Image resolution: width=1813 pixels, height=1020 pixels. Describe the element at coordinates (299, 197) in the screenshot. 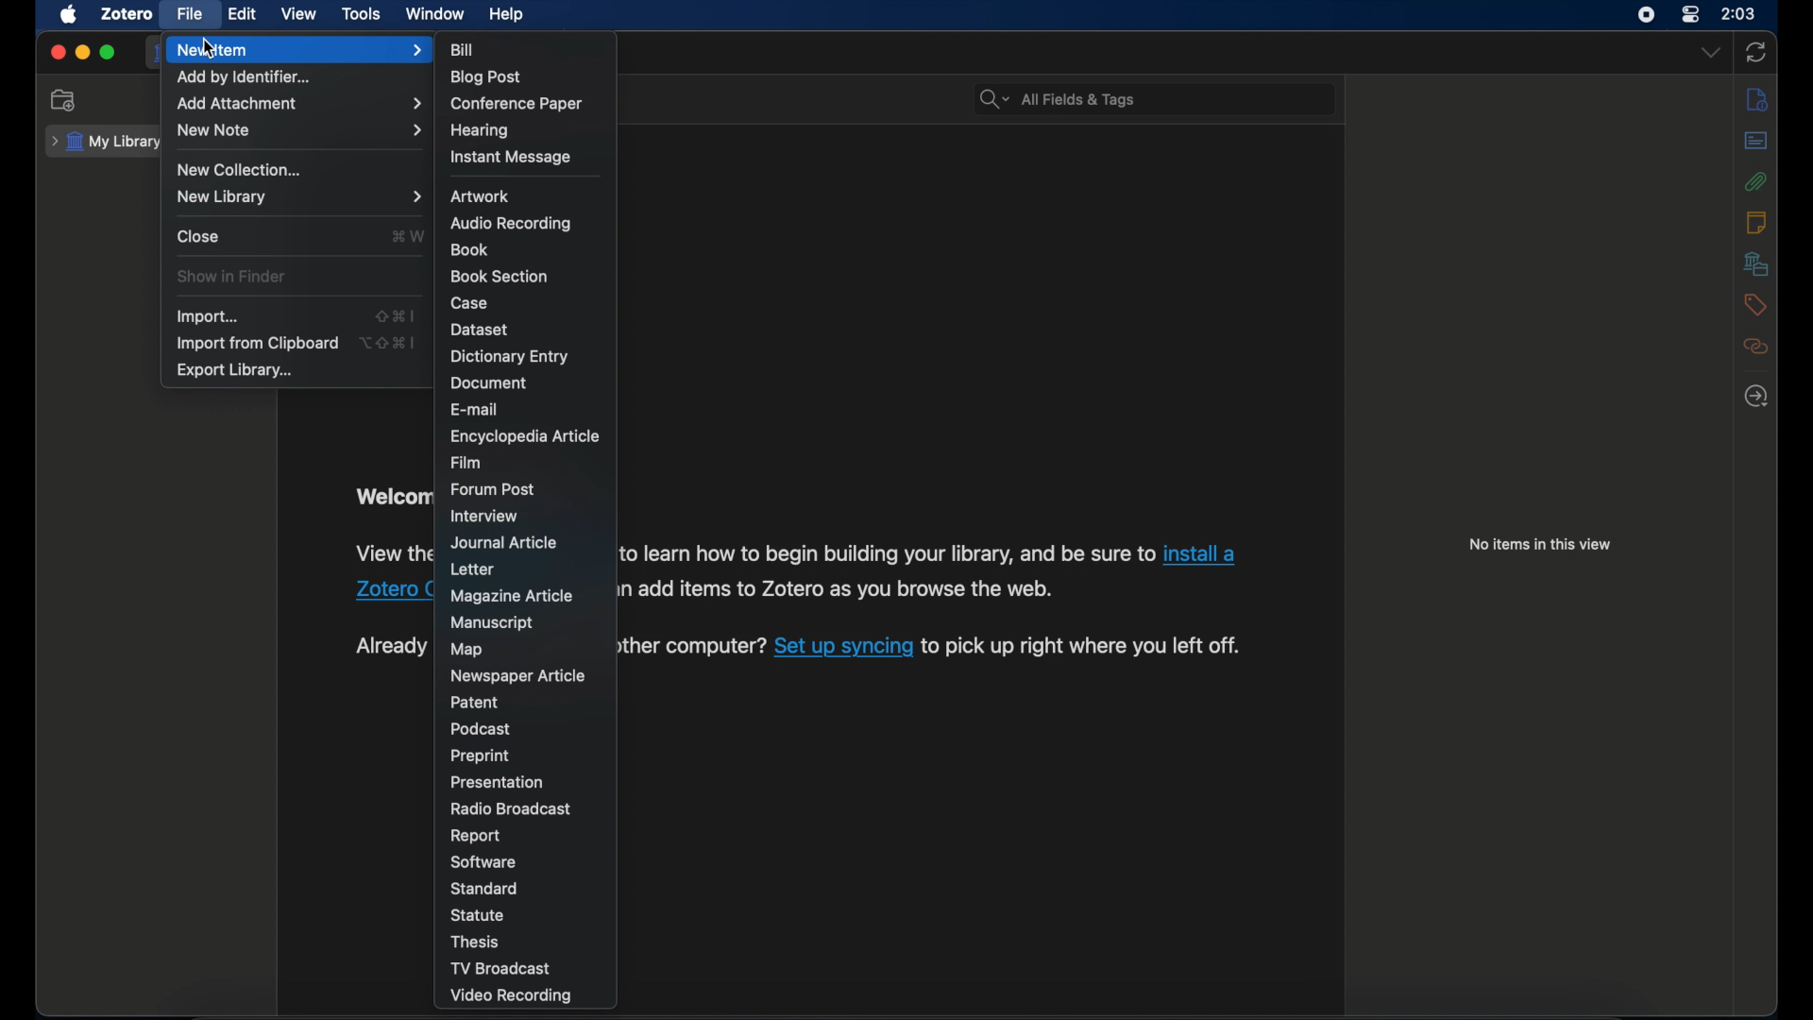

I see `new library` at that location.